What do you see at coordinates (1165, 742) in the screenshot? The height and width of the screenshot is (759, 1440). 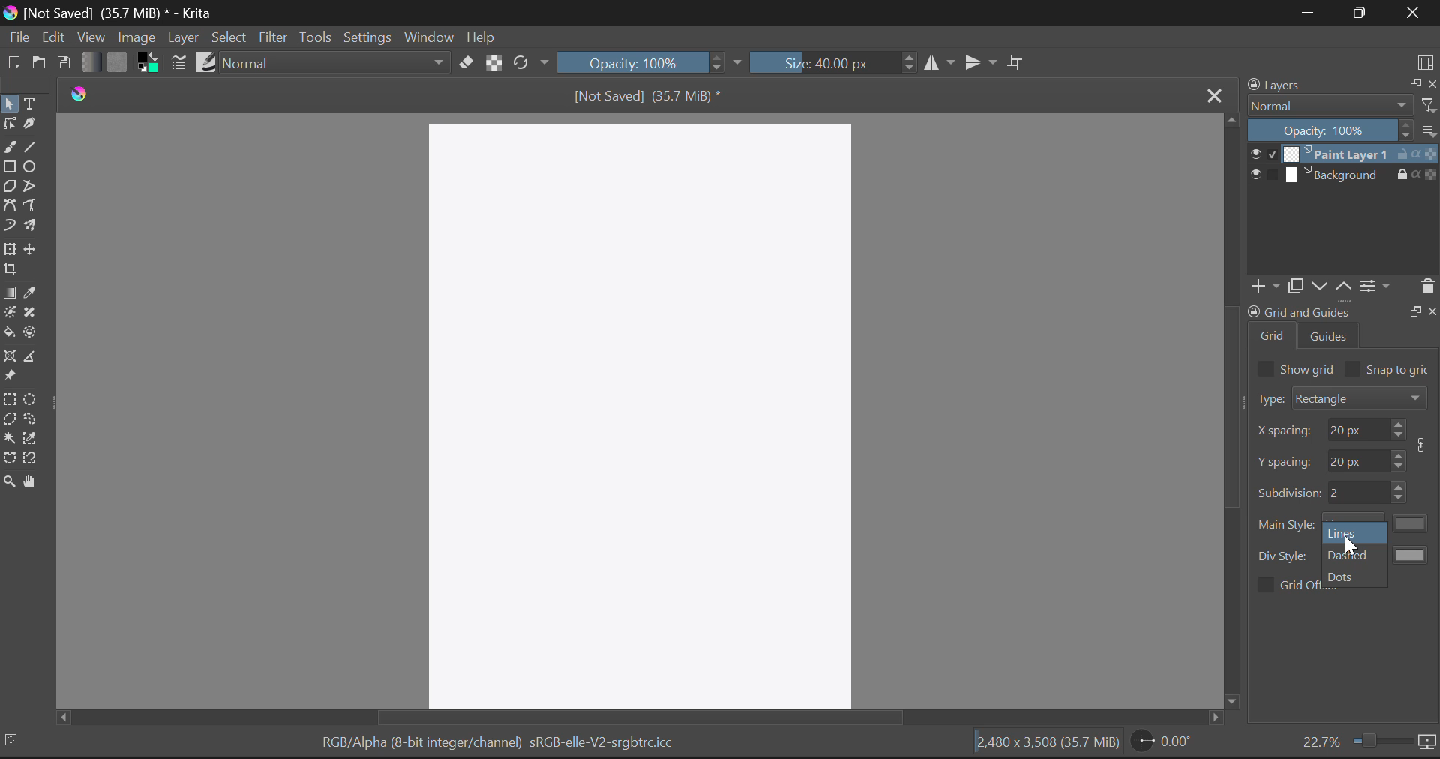 I see `Page Rotation` at bounding box center [1165, 742].